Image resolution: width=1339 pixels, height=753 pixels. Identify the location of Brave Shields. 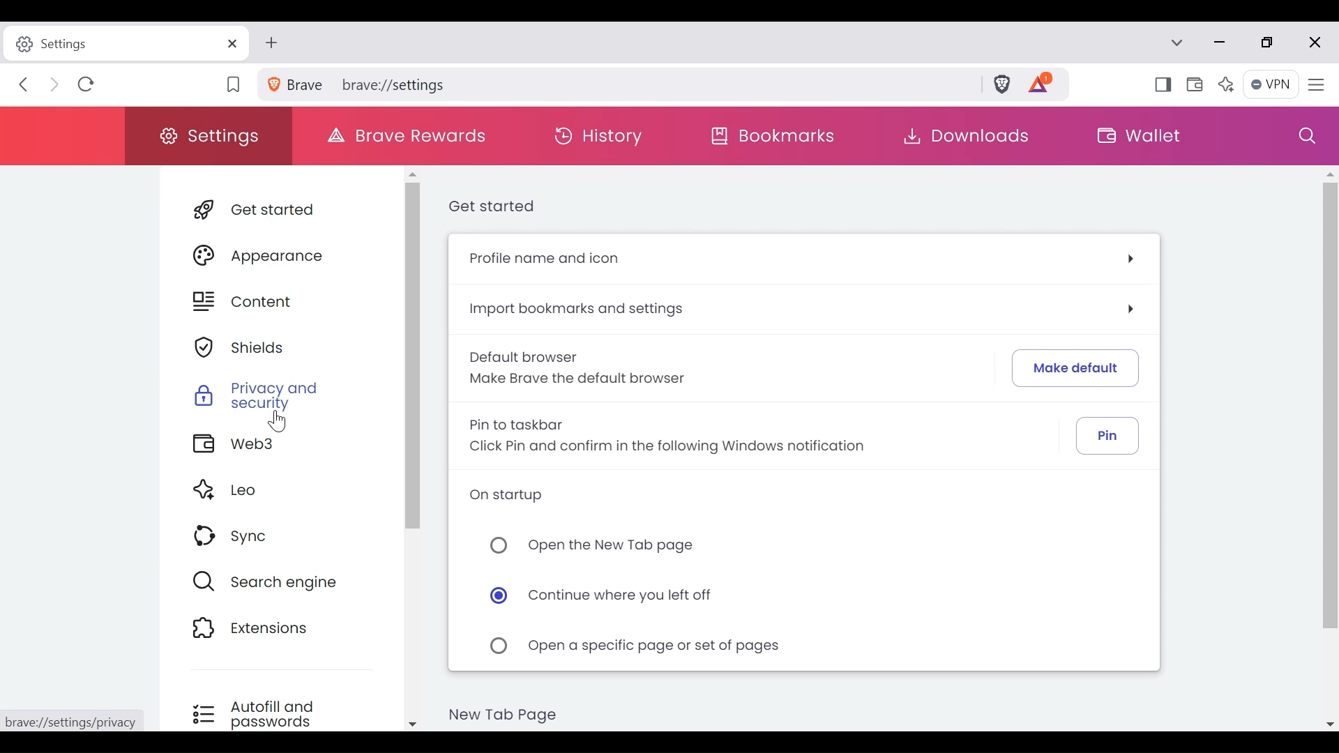
(1006, 86).